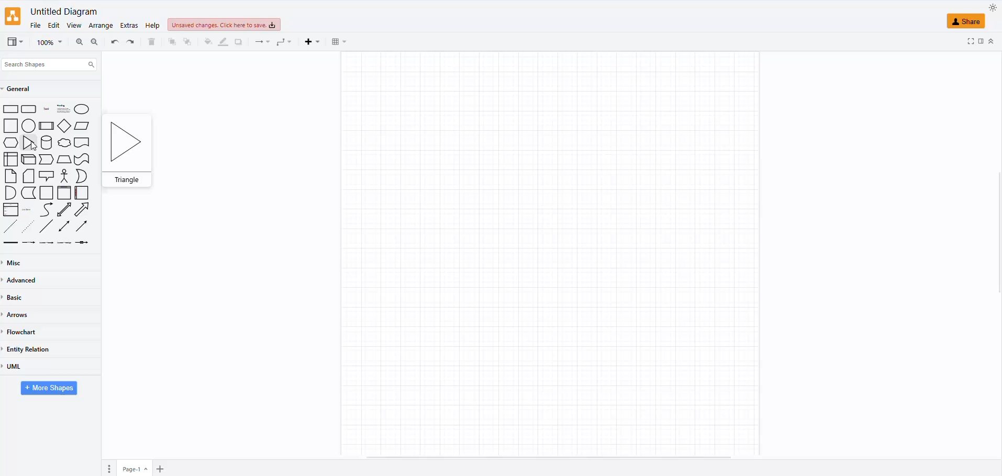  What do you see at coordinates (93, 43) in the screenshot?
I see `zoom in ` at bounding box center [93, 43].